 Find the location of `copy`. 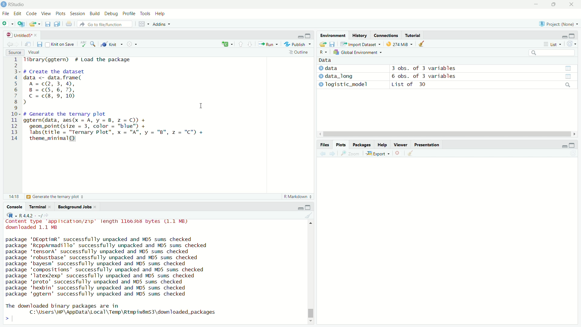

copy is located at coordinates (56, 25).